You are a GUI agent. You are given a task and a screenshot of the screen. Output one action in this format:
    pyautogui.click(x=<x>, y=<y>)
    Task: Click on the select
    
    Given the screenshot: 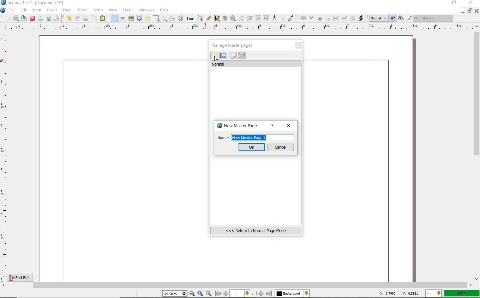 What is the action you would take?
    pyautogui.click(x=113, y=18)
    